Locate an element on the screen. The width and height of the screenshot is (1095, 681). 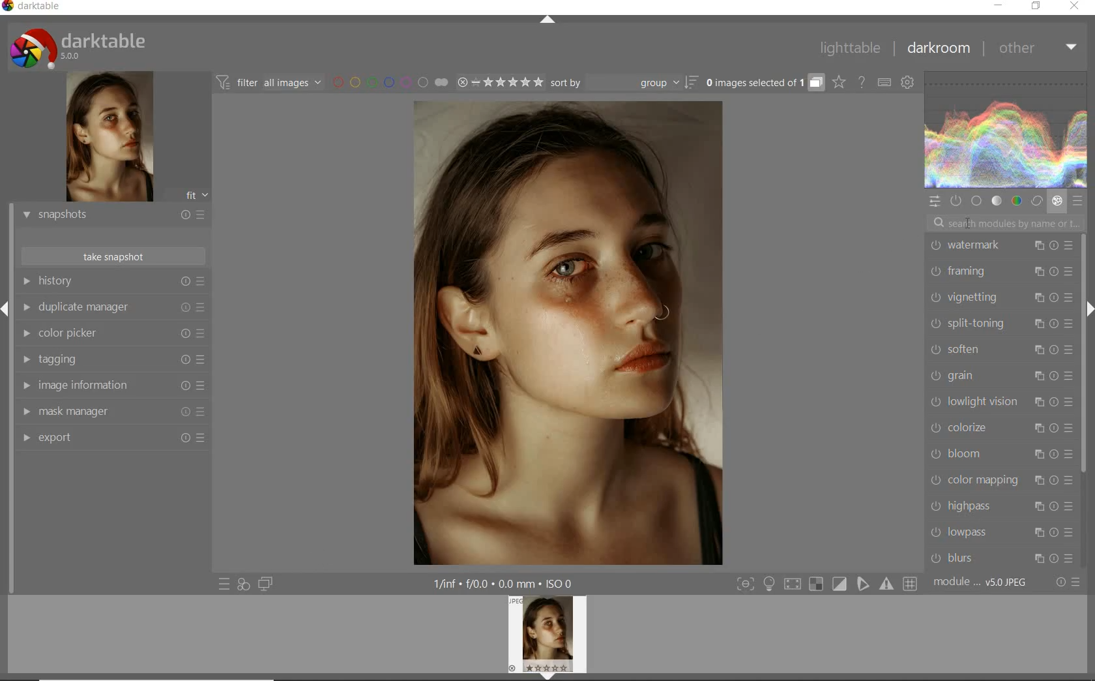
system logo is located at coordinates (79, 48).